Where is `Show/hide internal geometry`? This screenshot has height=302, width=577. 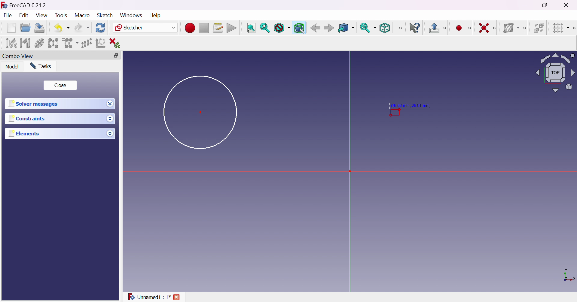
Show/hide internal geometry is located at coordinates (40, 44).